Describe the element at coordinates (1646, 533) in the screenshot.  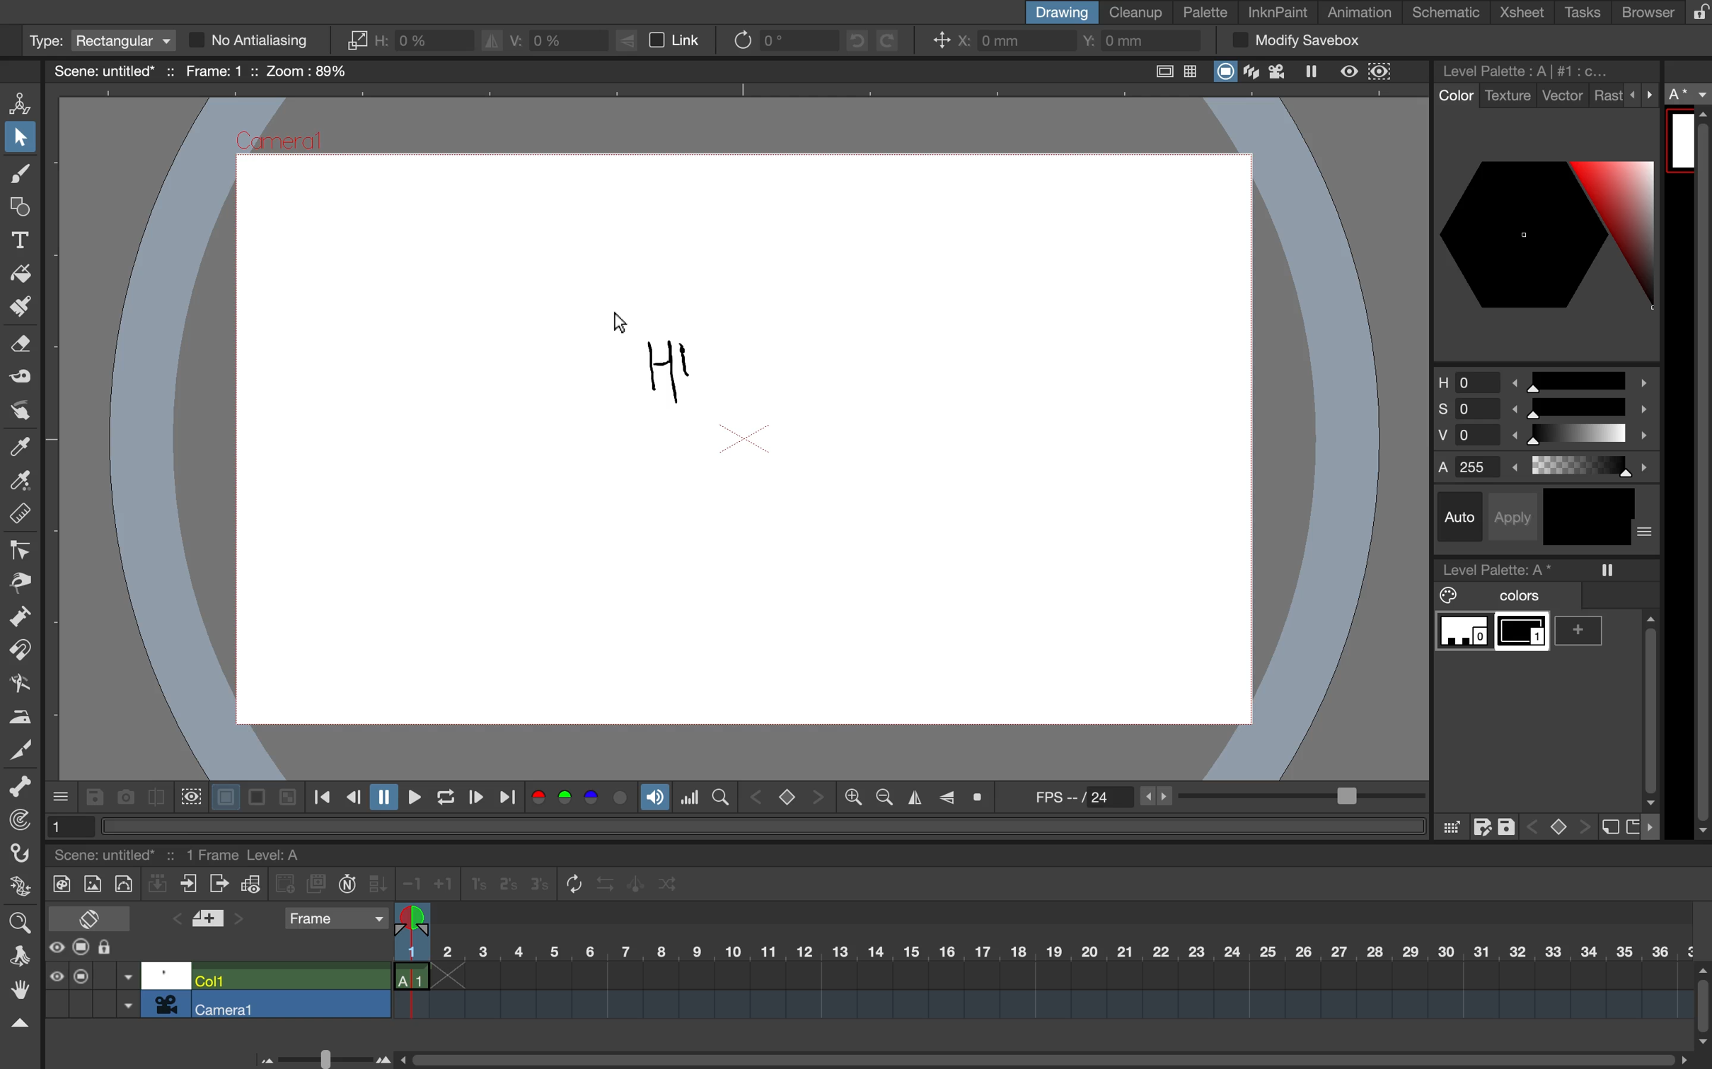
I see `more options` at that location.